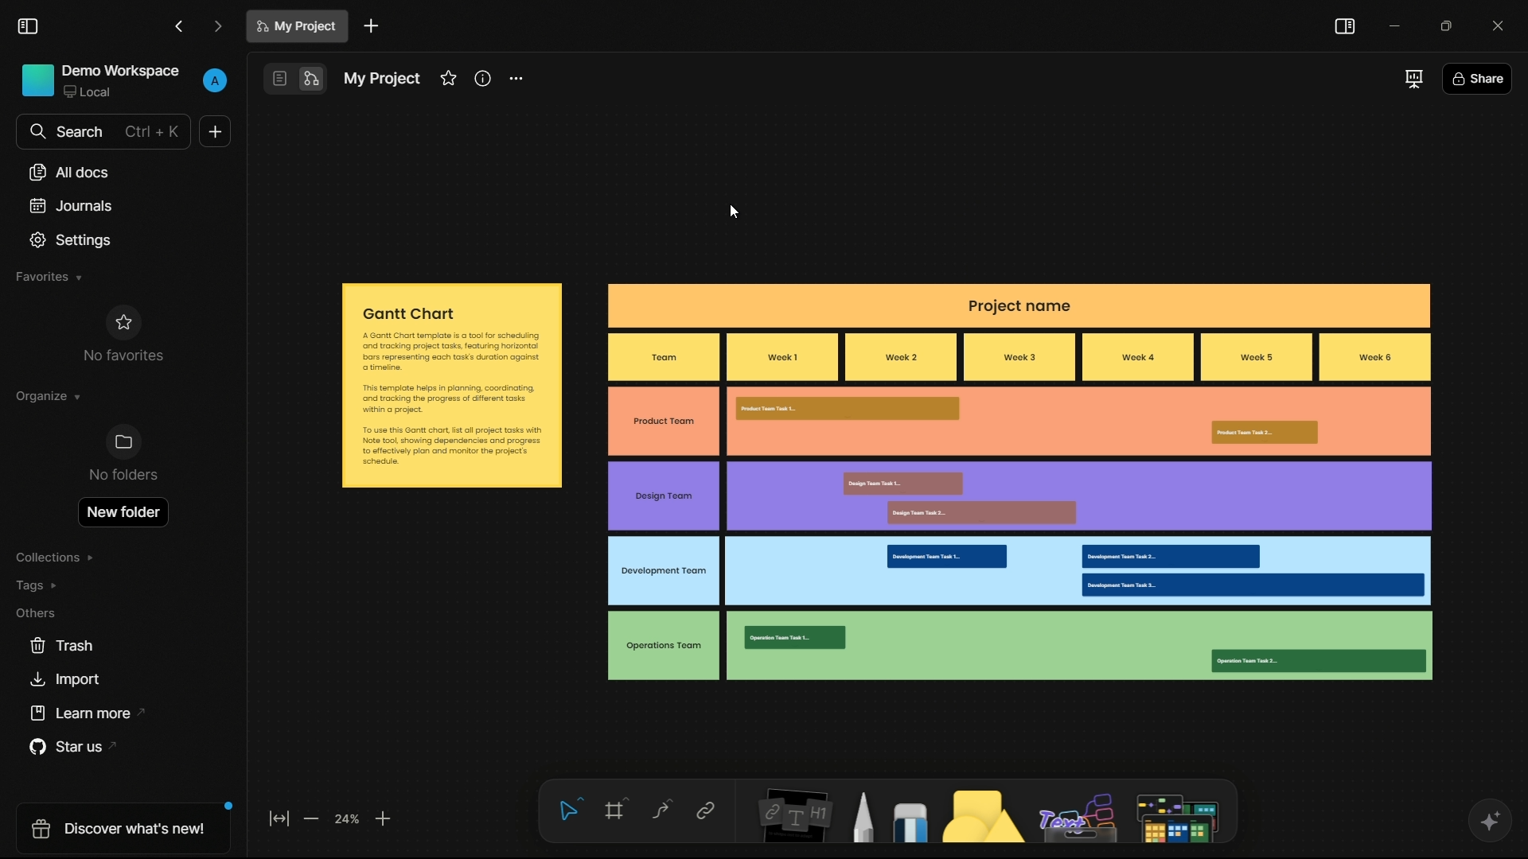  I want to click on journals, so click(68, 205).